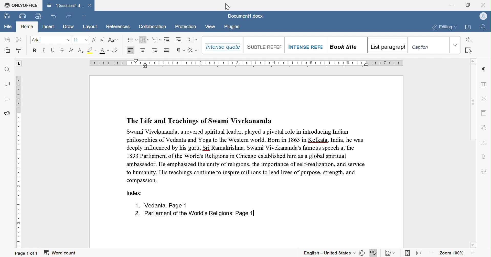 This screenshot has height=257, width=491. Describe the element at coordinates (130, 51) in the screenshot. I see `align left` at that location.